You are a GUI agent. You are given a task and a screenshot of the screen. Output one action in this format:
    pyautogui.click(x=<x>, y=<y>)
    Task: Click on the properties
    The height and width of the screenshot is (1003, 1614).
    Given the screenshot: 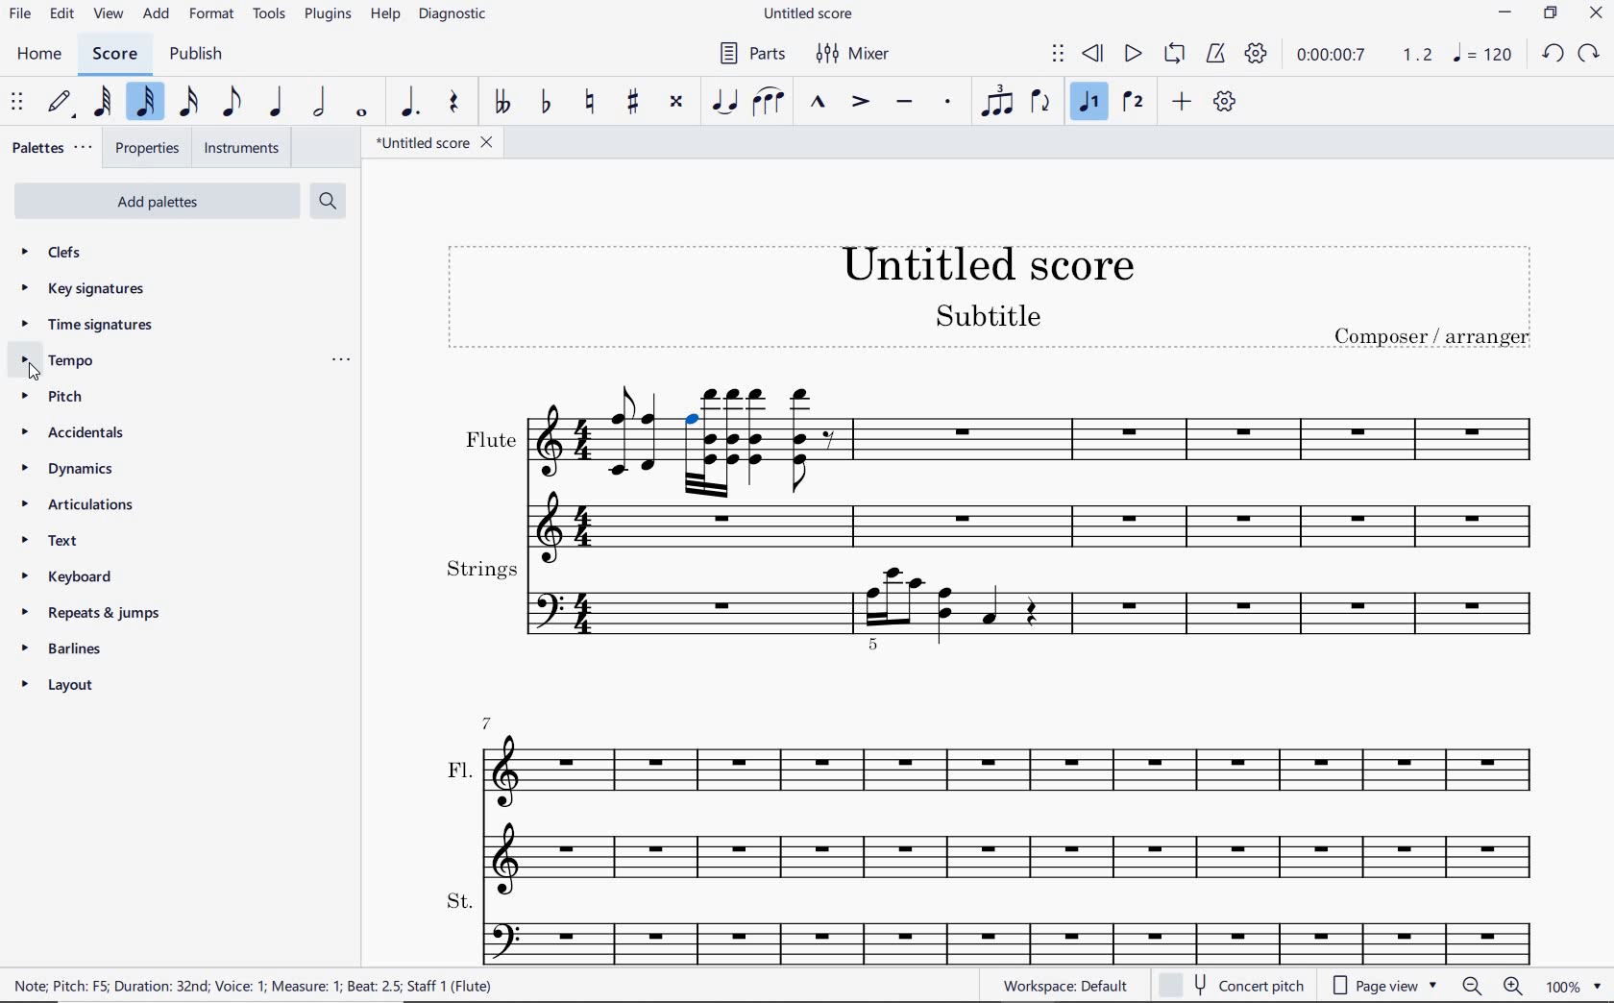 What is the action you would take?
    pyautogui.click(x=146, y=148)
    